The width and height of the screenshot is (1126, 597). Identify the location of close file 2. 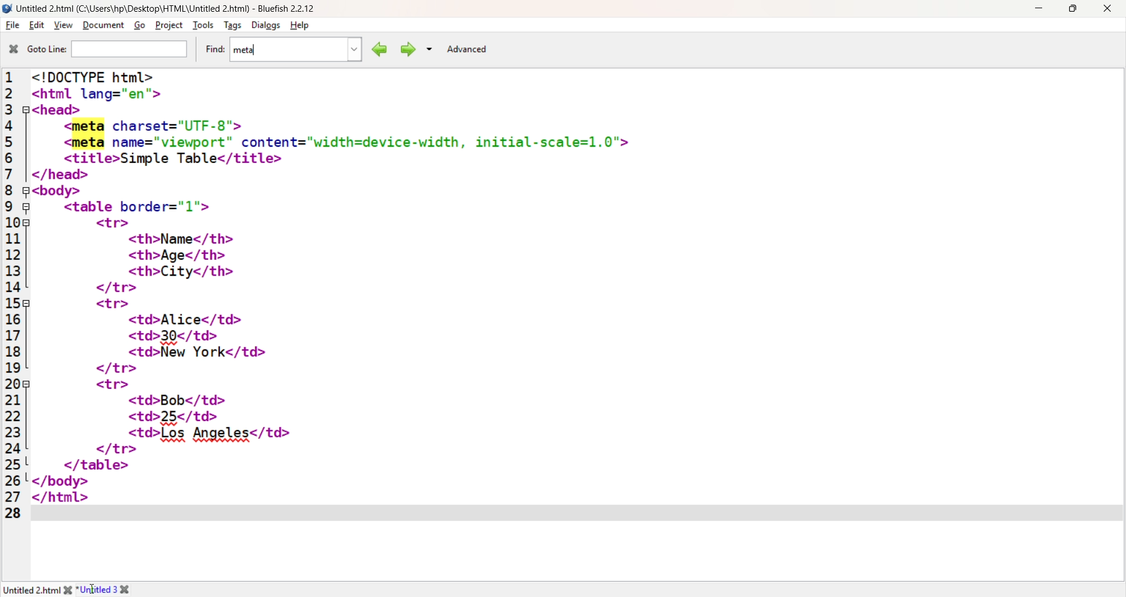
(130, 589).